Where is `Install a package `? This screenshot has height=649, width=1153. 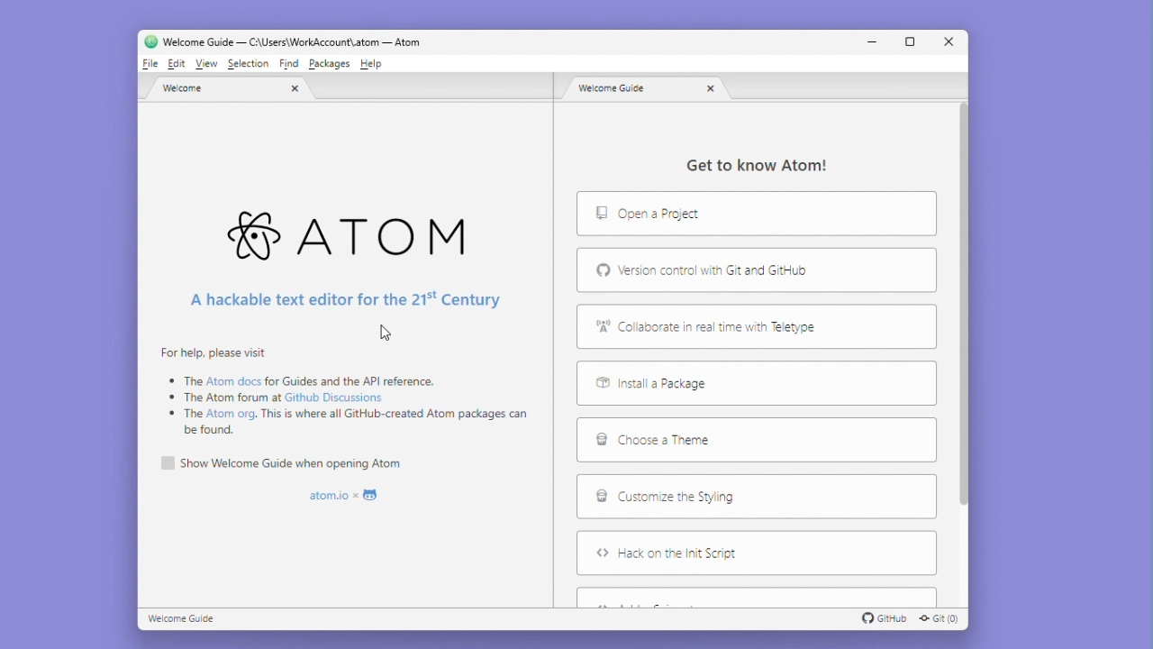
Install a package  is located at coordinates (709, 384).